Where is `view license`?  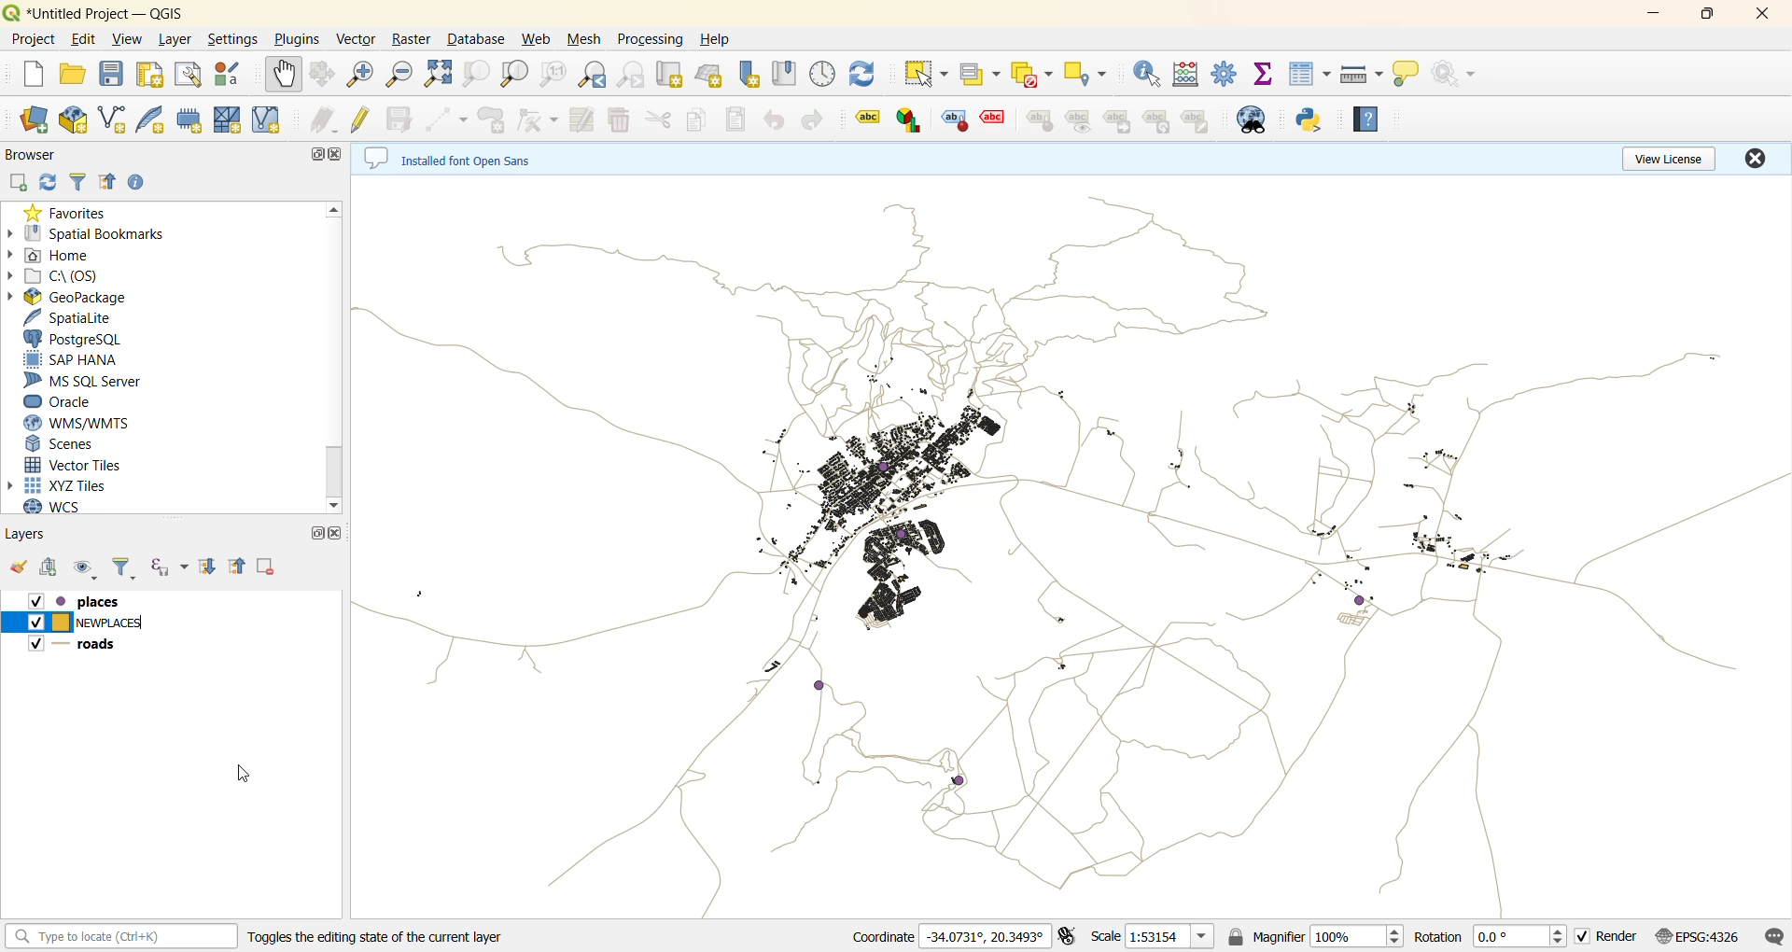
view license is located at coordinates (1666, 157).